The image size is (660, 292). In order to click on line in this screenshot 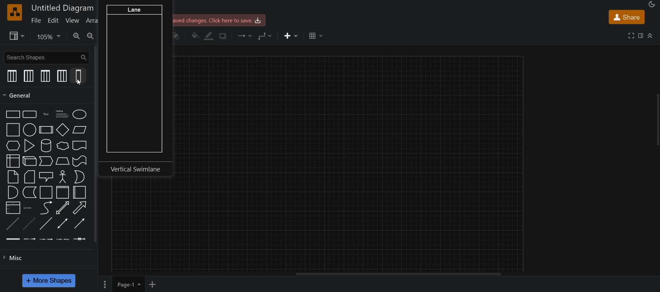, I will do `click(46, 223)`.